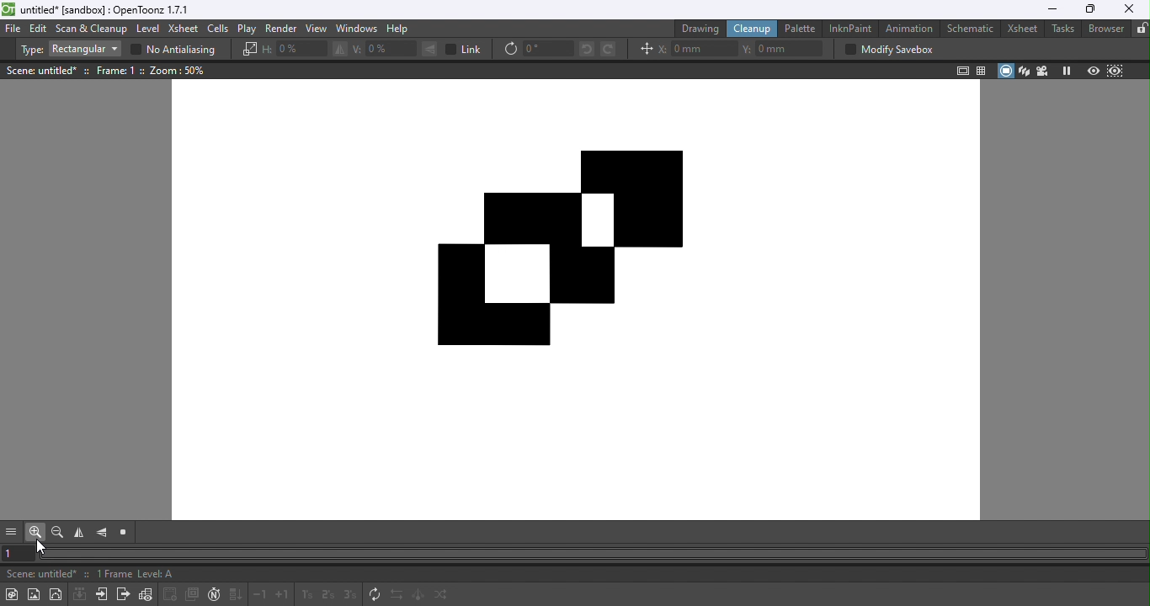 The image size is (1150, 606). What do you see at coordinates (579, 290) in the screenshot?
I see `Canvas` at bounding box center [579, 290].